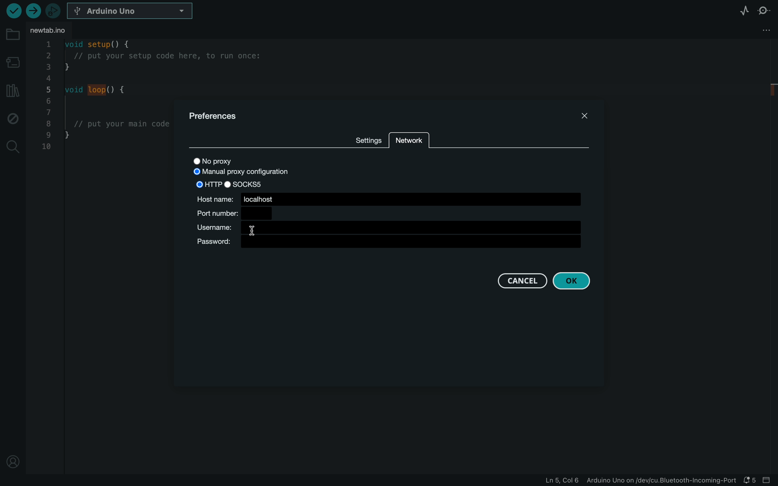 The width and height of the screenshot is (778, 486). I want to click on prefernces, so click(215, 117).